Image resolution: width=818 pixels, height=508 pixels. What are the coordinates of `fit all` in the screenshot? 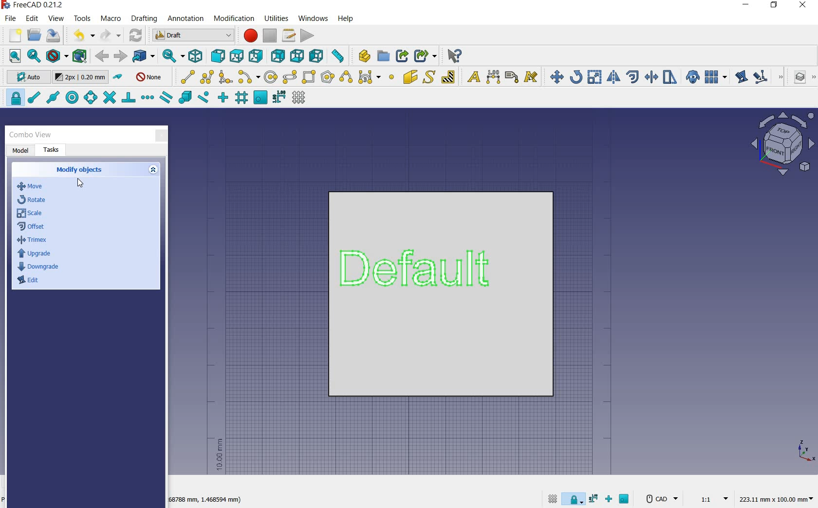 It's located at (13, 56).